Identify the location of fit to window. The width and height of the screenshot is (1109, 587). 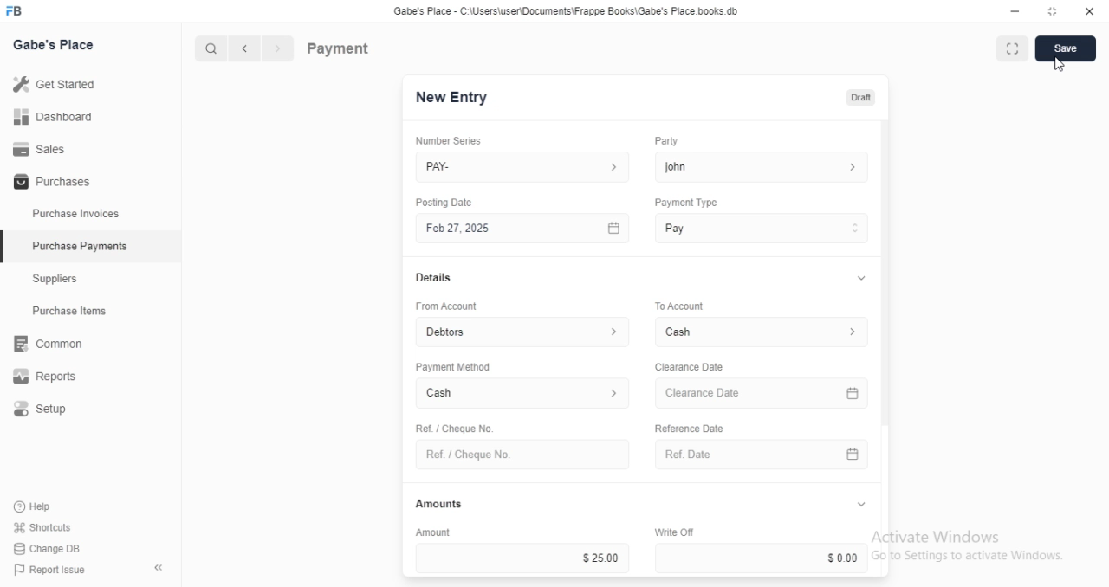
(1012, 50).